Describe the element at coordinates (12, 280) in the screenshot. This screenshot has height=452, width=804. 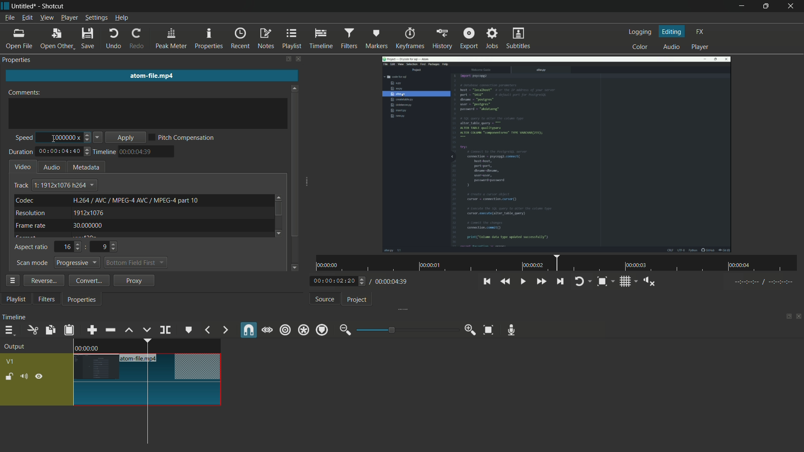
I see `properties menu` at that location.